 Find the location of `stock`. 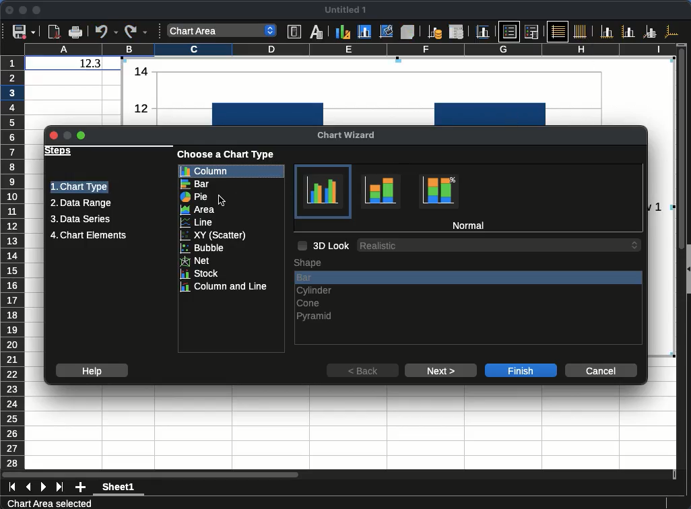

stock is located at coordinates (232, 274).